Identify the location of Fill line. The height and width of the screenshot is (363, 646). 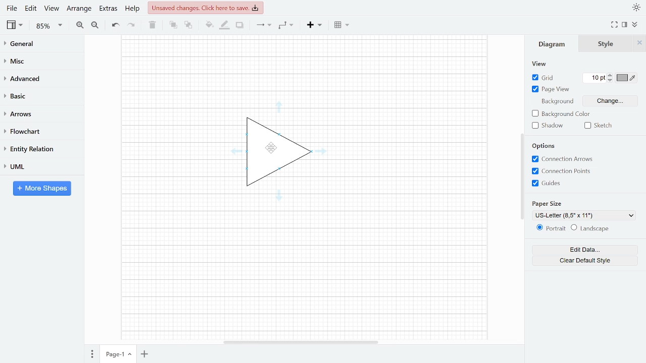
(224, 25).